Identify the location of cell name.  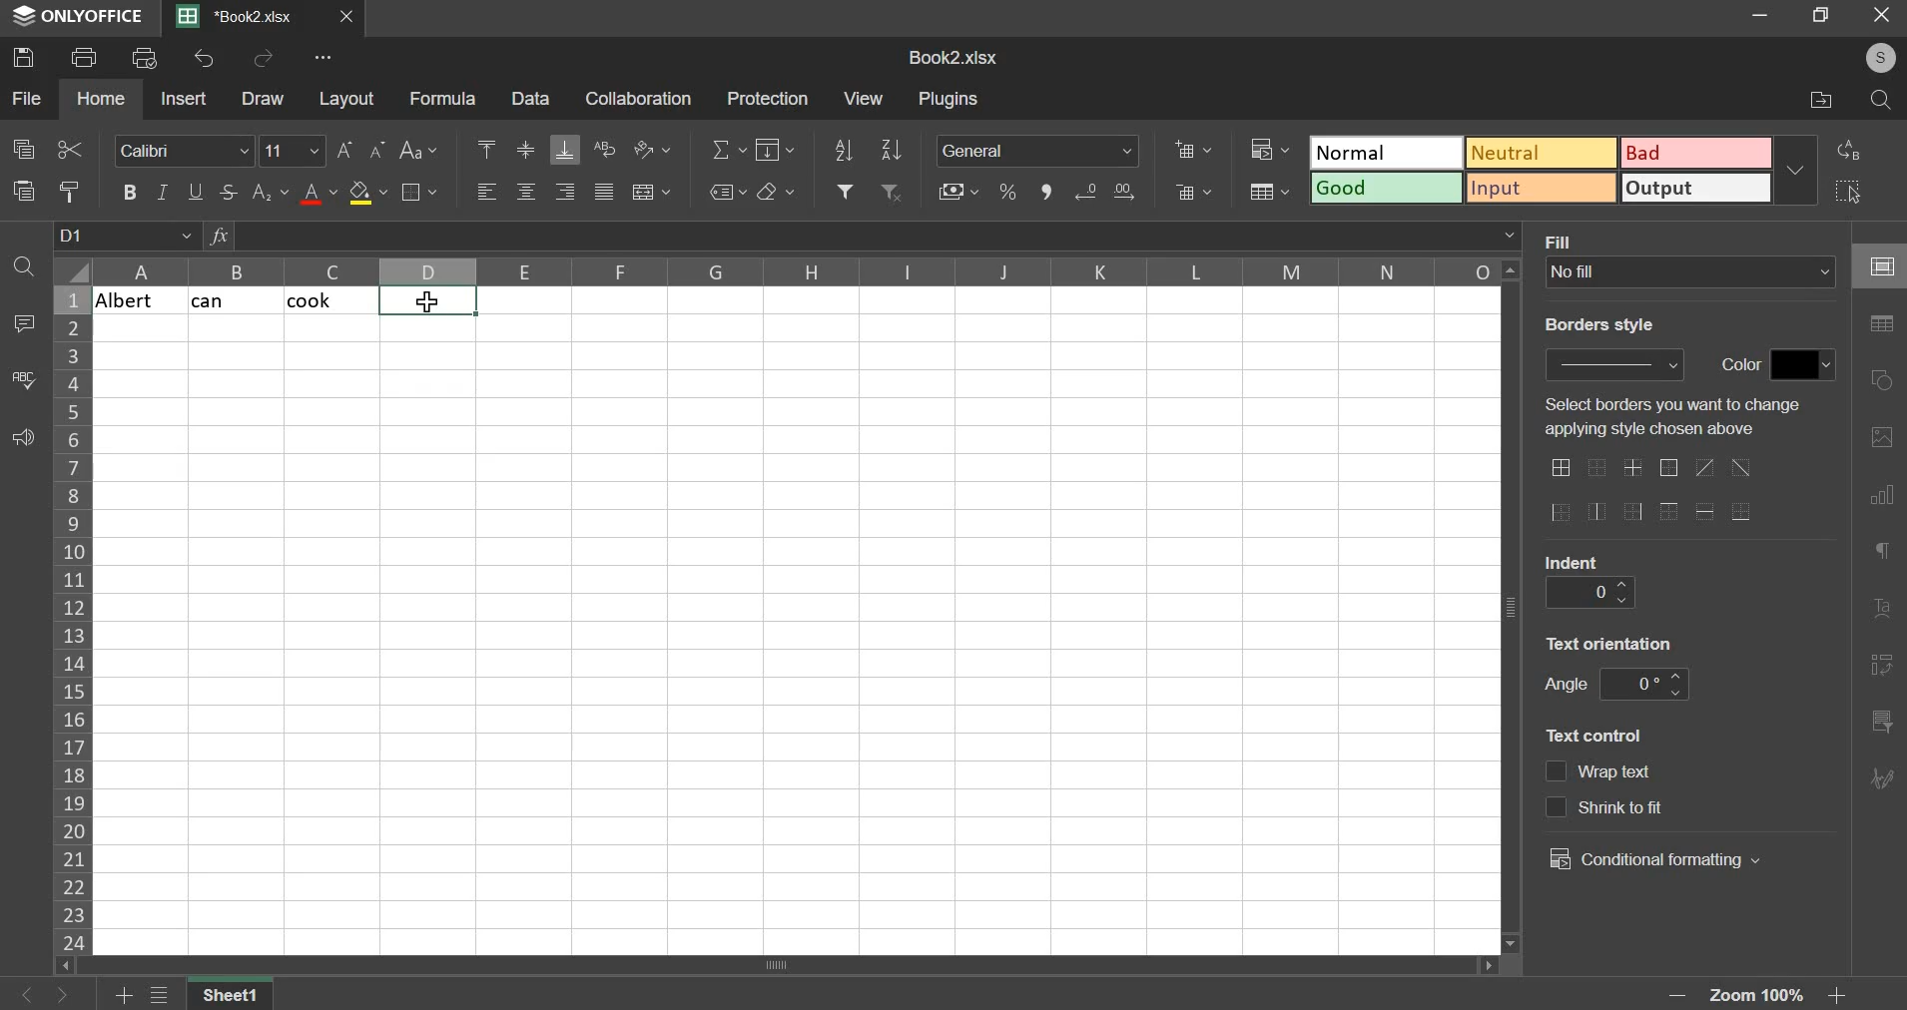
(127, 237).